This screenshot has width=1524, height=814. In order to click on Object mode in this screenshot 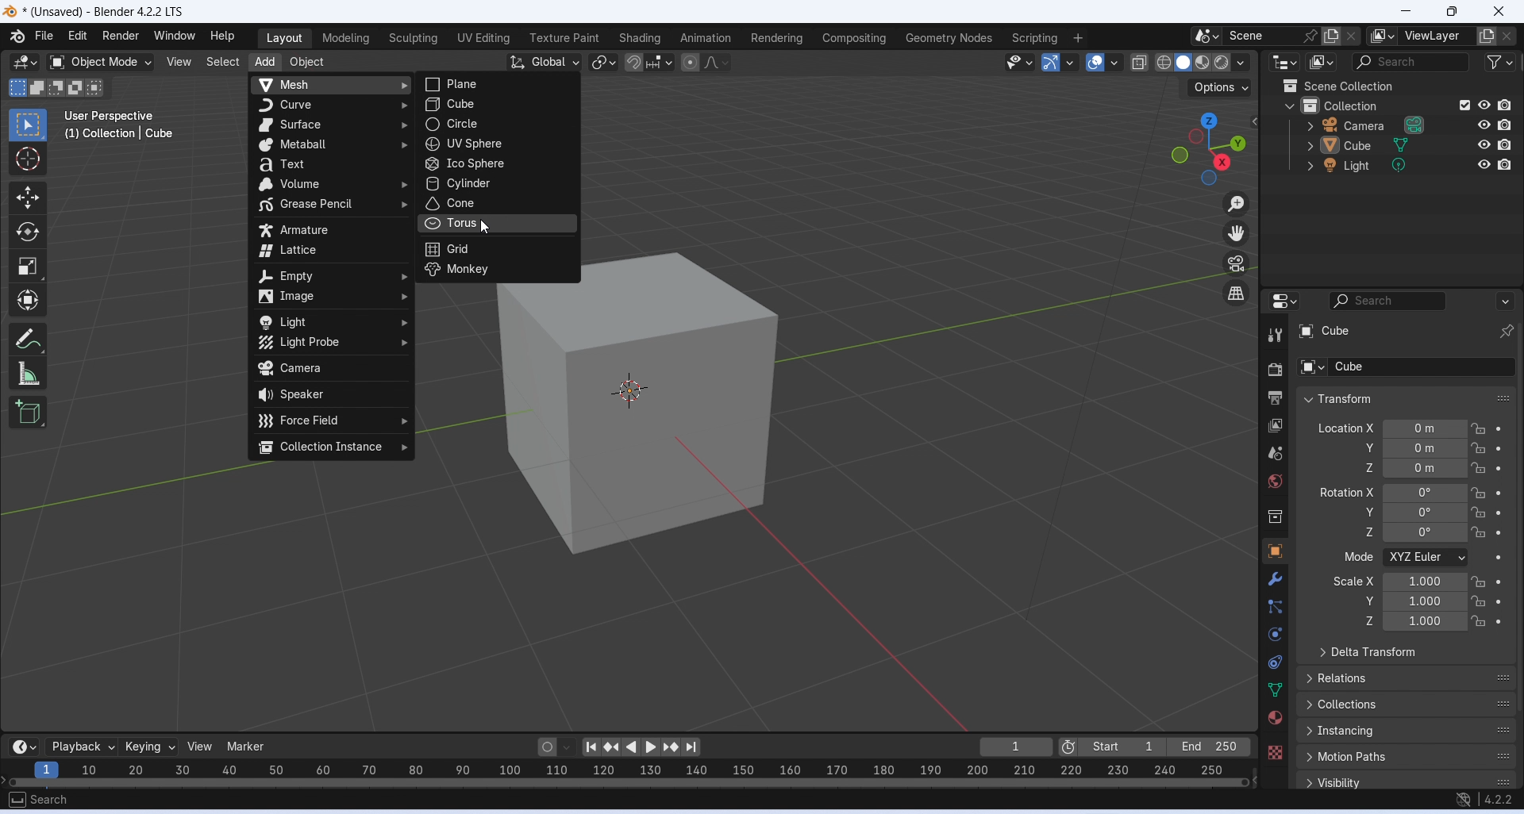, I will do `click(97, 62)`.